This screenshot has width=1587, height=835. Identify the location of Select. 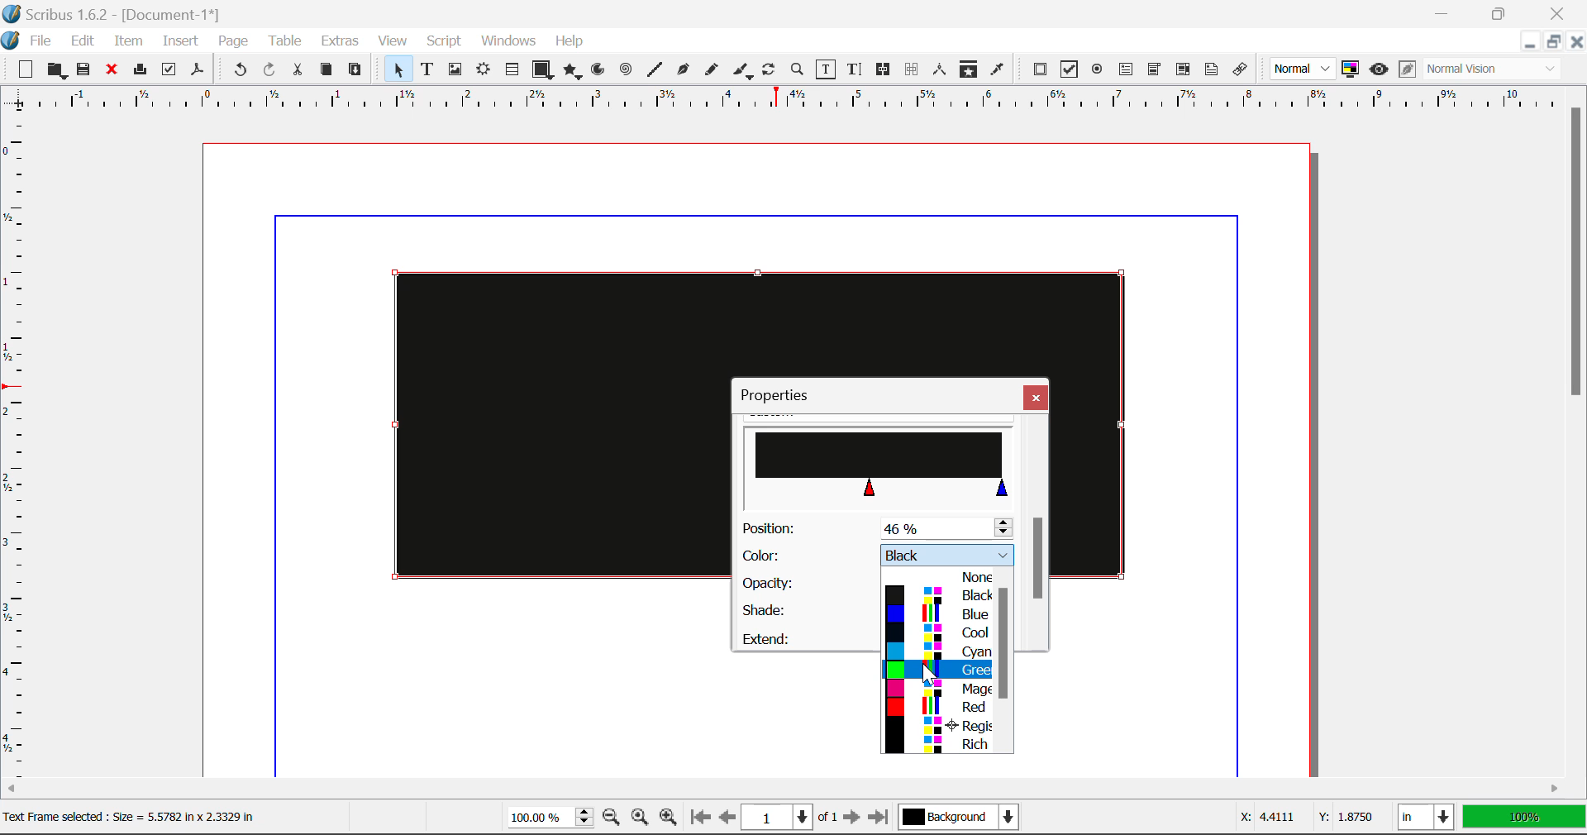
(397, 69).